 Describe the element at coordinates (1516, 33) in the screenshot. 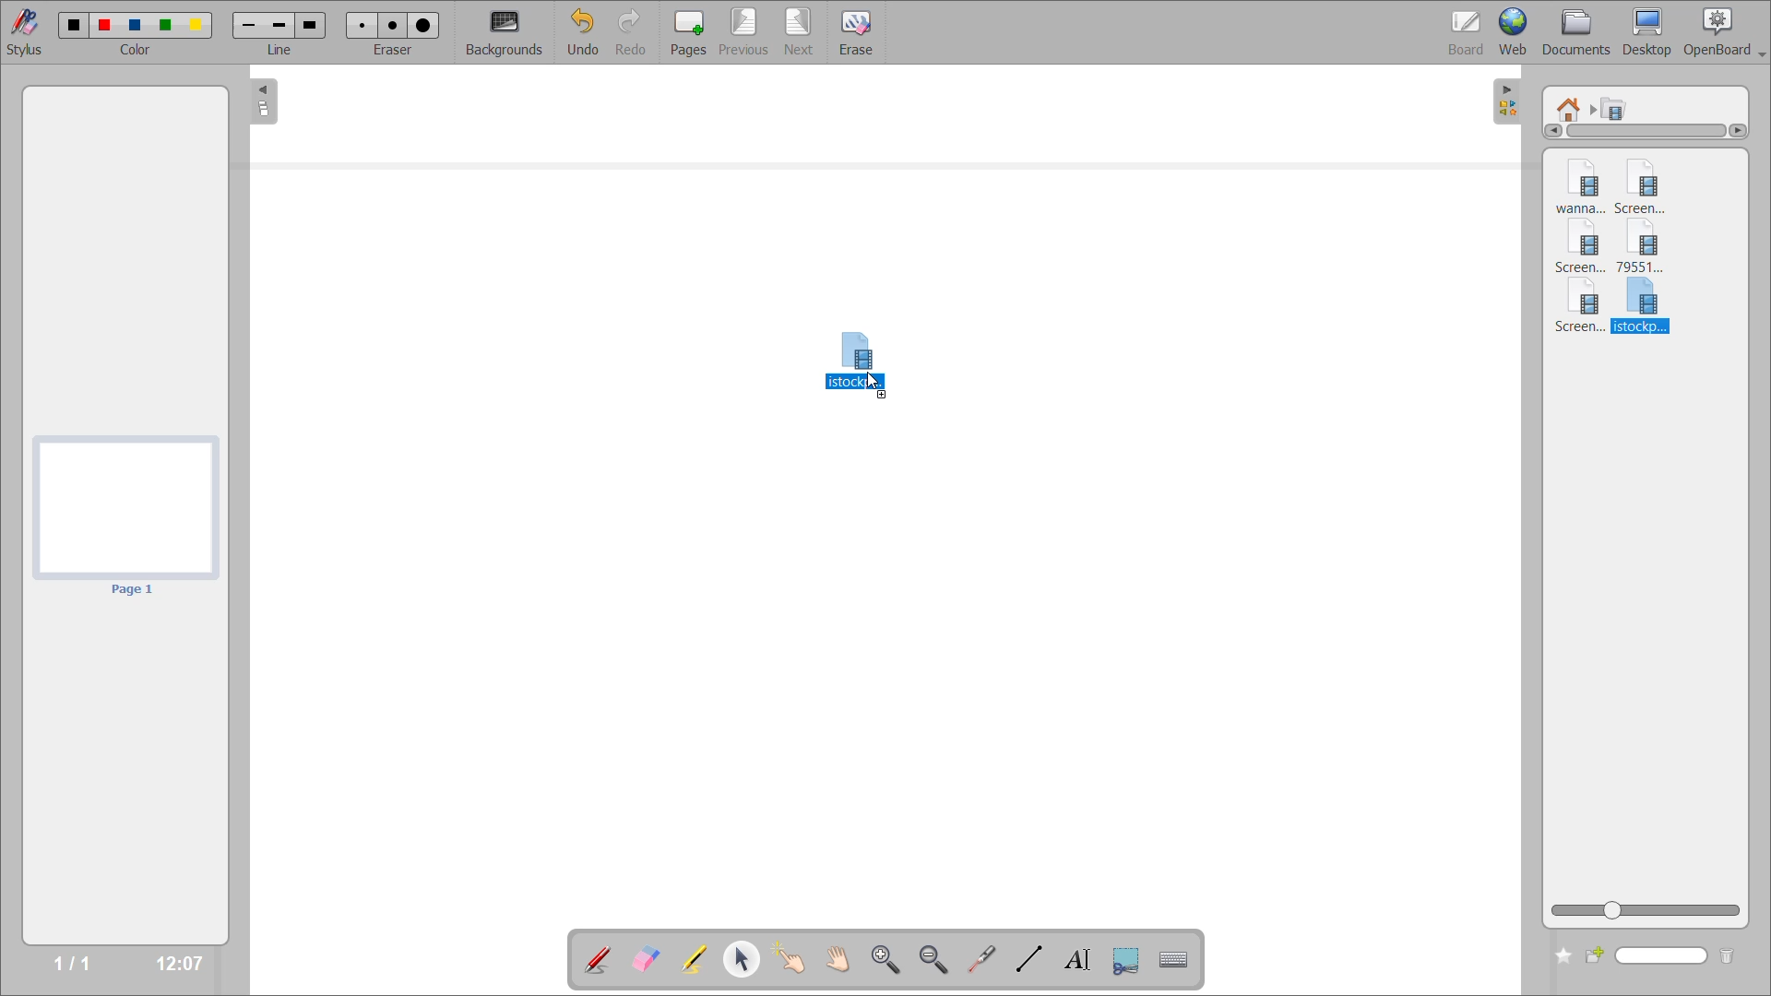

I see `web` at that location.